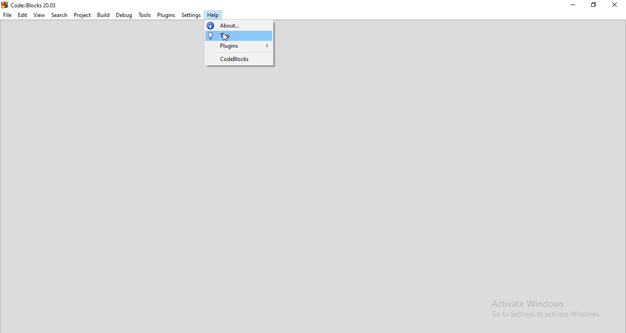 Image resolution: width=626 pixels, height=333 pixels. What do you see at coordinates (192, 16) in the screenshot?
I see `Settings ` at bounding box center [192, 16].